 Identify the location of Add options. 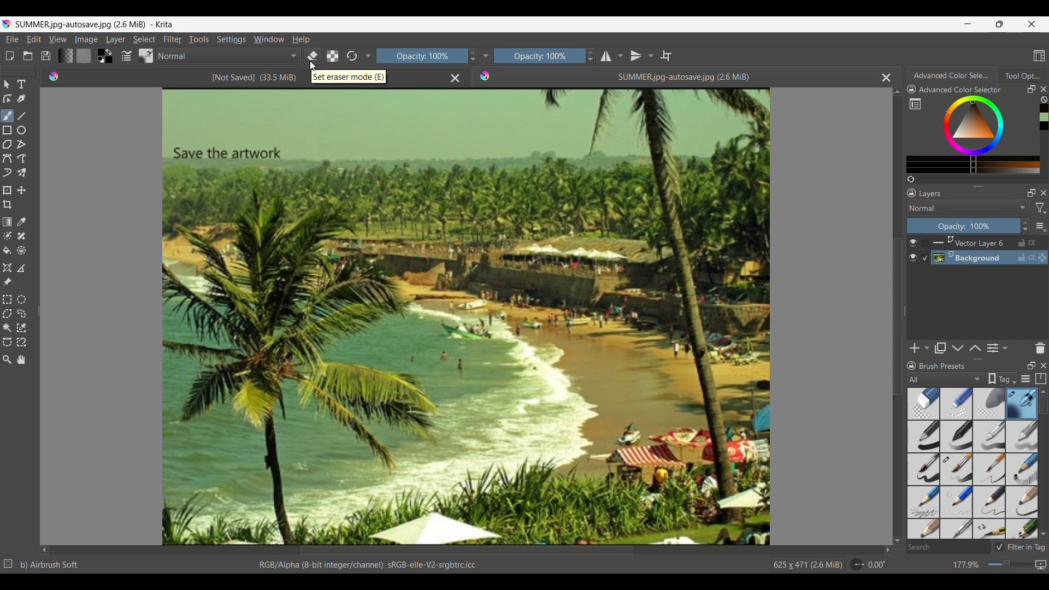
(920, 348).